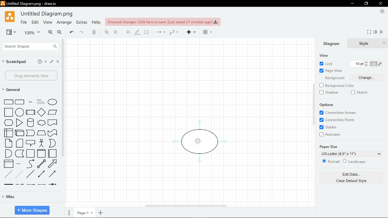 This screenshot has width=388, height=218. Describe the element at coordinates (376, 64) in the screenshot. I see `Grid color` at that location.